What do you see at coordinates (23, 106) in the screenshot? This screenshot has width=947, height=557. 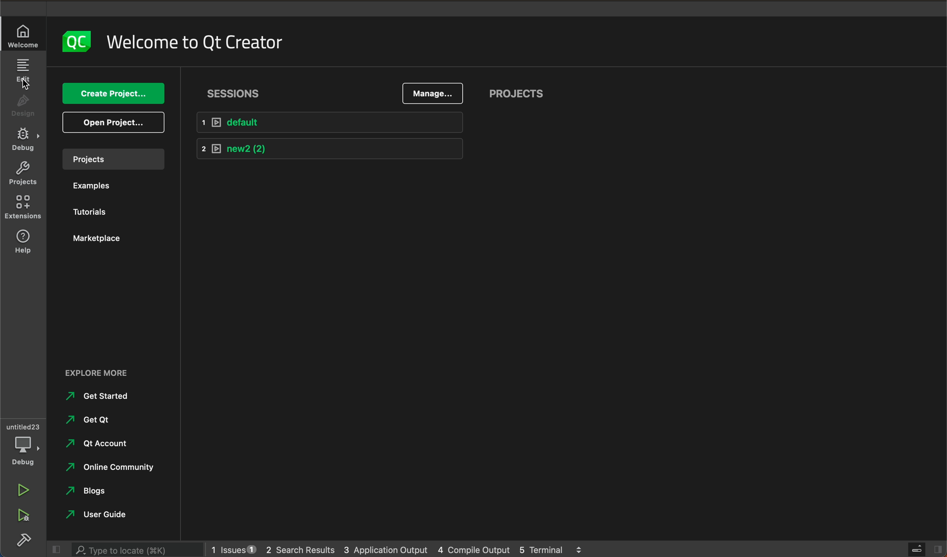 I see `design` at bounding box center [23, 106].